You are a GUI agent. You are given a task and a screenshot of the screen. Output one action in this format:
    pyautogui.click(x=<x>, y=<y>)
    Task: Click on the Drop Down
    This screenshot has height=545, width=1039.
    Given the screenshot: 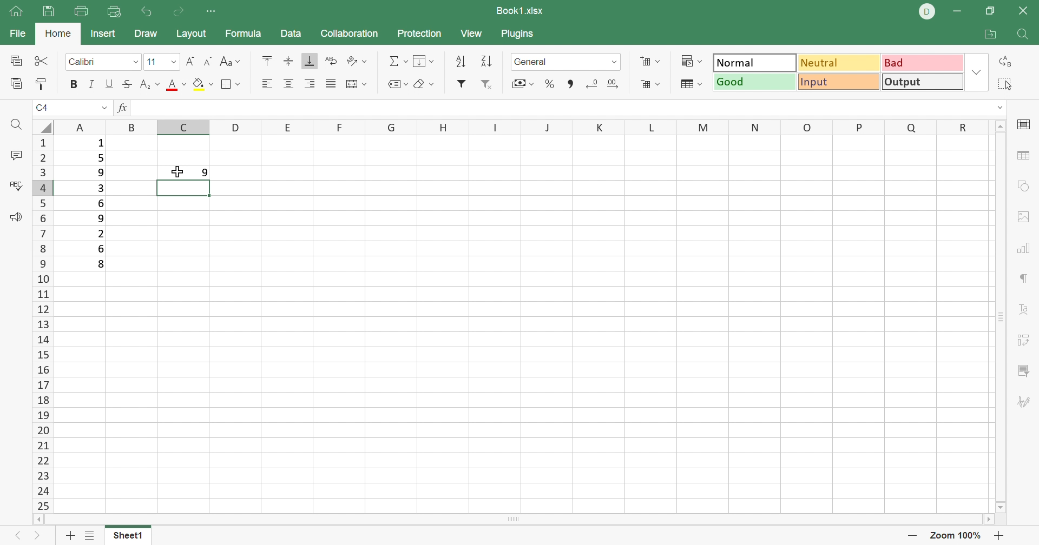 What is the action you would take?
    pyautogui.click(x=103, y=108)
    